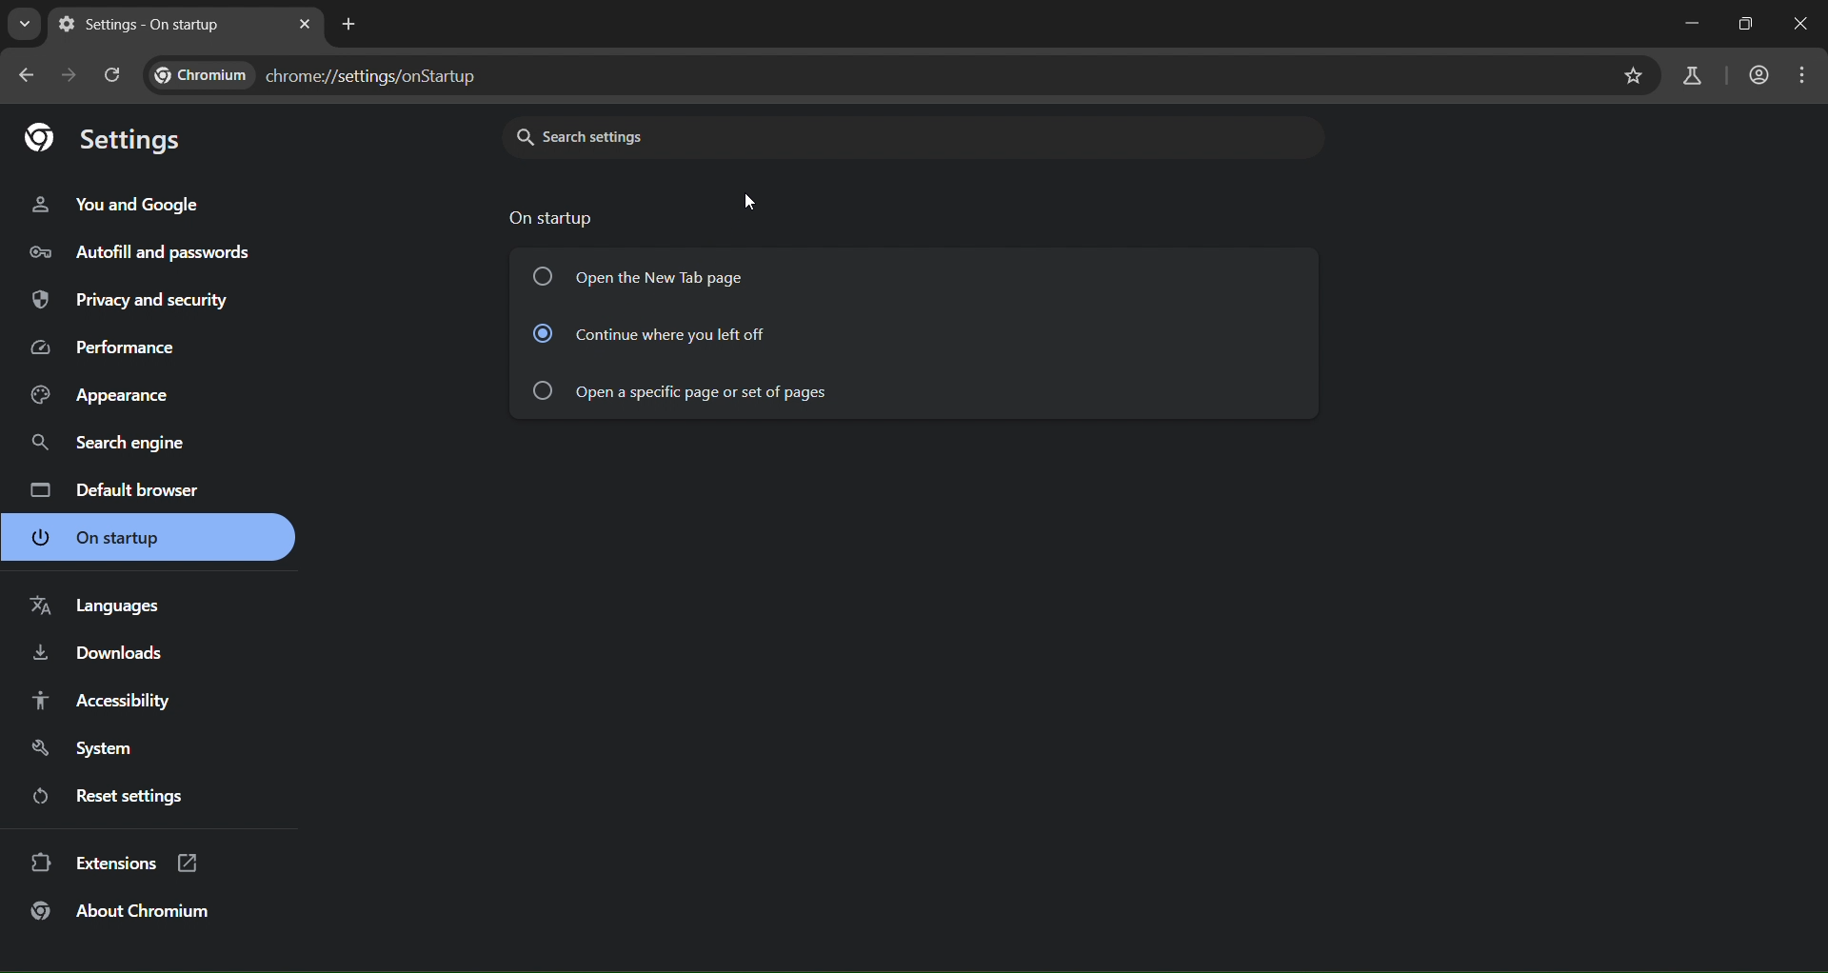 The image size is (1828, 973). Describe the element at coordinates (87, 749) in the screenshot. I see `system` at that location.